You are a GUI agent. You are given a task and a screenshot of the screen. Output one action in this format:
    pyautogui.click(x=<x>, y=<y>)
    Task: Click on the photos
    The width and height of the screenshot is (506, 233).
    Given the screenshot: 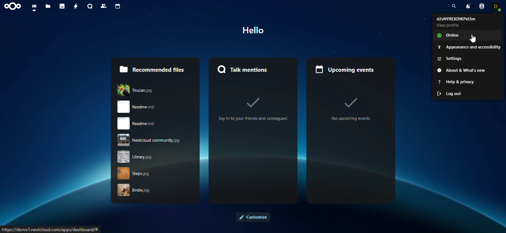 What is the action you would take?
    pyautogui.click(x=63, y=7)
    